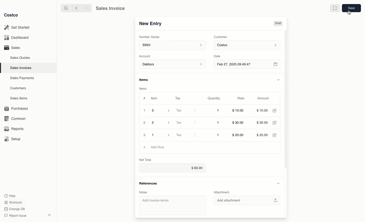 The image size is (365, 222). I want to click on Costco, so click(11, 15).